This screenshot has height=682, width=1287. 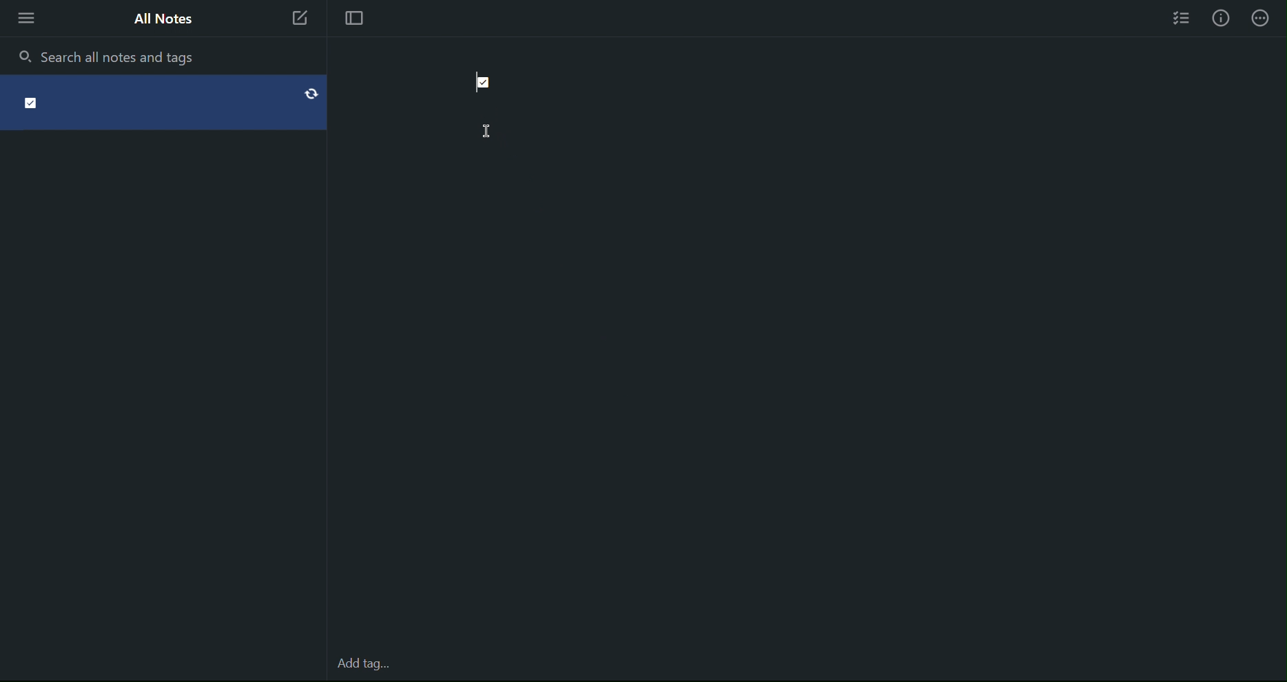 What do you see at coordinates (367, 667) in the screenshot?
I see `Add tag` at bounding box center [367, 667].